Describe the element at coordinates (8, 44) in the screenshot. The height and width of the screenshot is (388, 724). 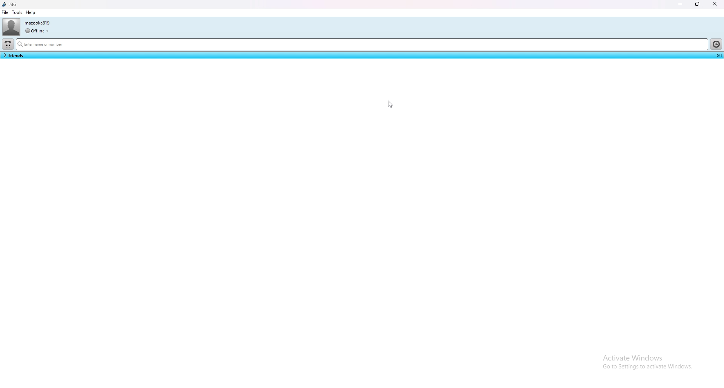
I see `dialpad` at that location.